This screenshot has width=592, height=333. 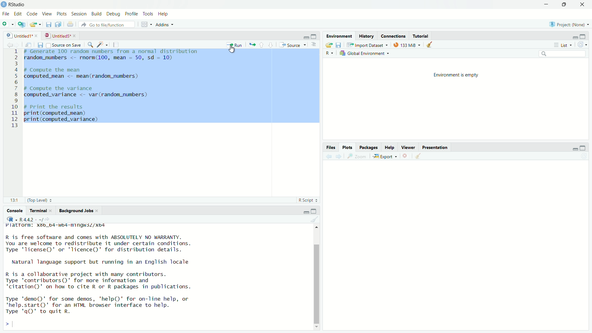 I want to click on open an existing file, so click(x=36, y=24).